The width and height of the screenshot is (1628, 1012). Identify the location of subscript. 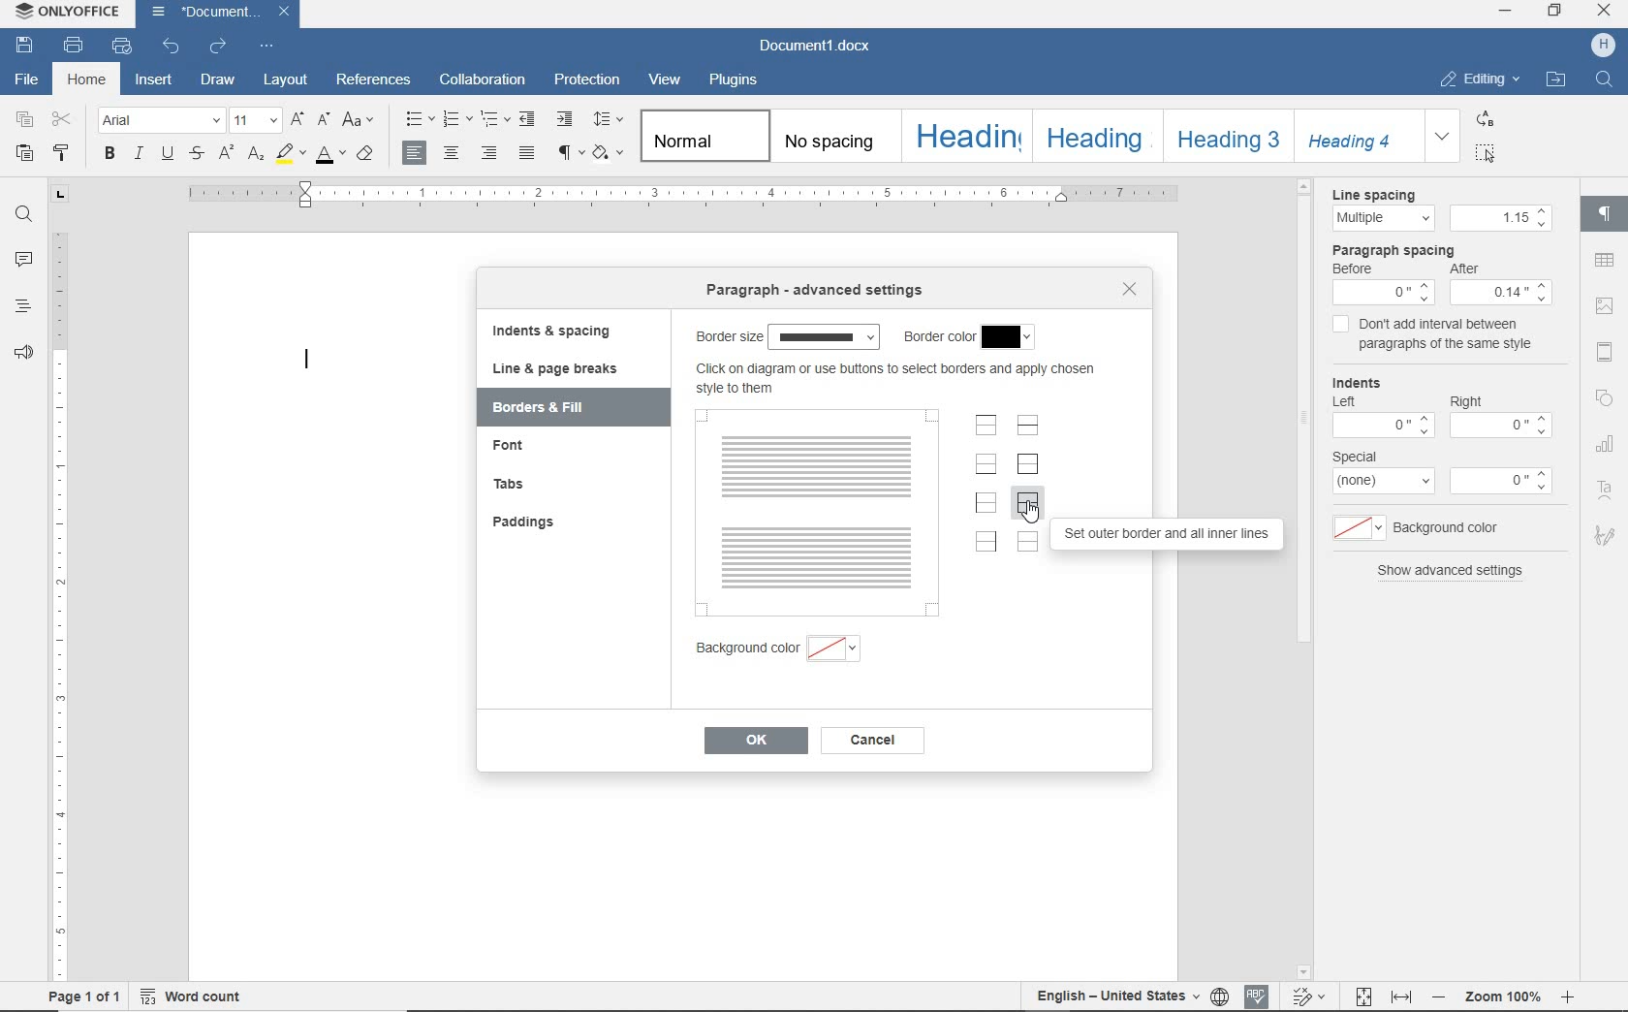
(253, 155).